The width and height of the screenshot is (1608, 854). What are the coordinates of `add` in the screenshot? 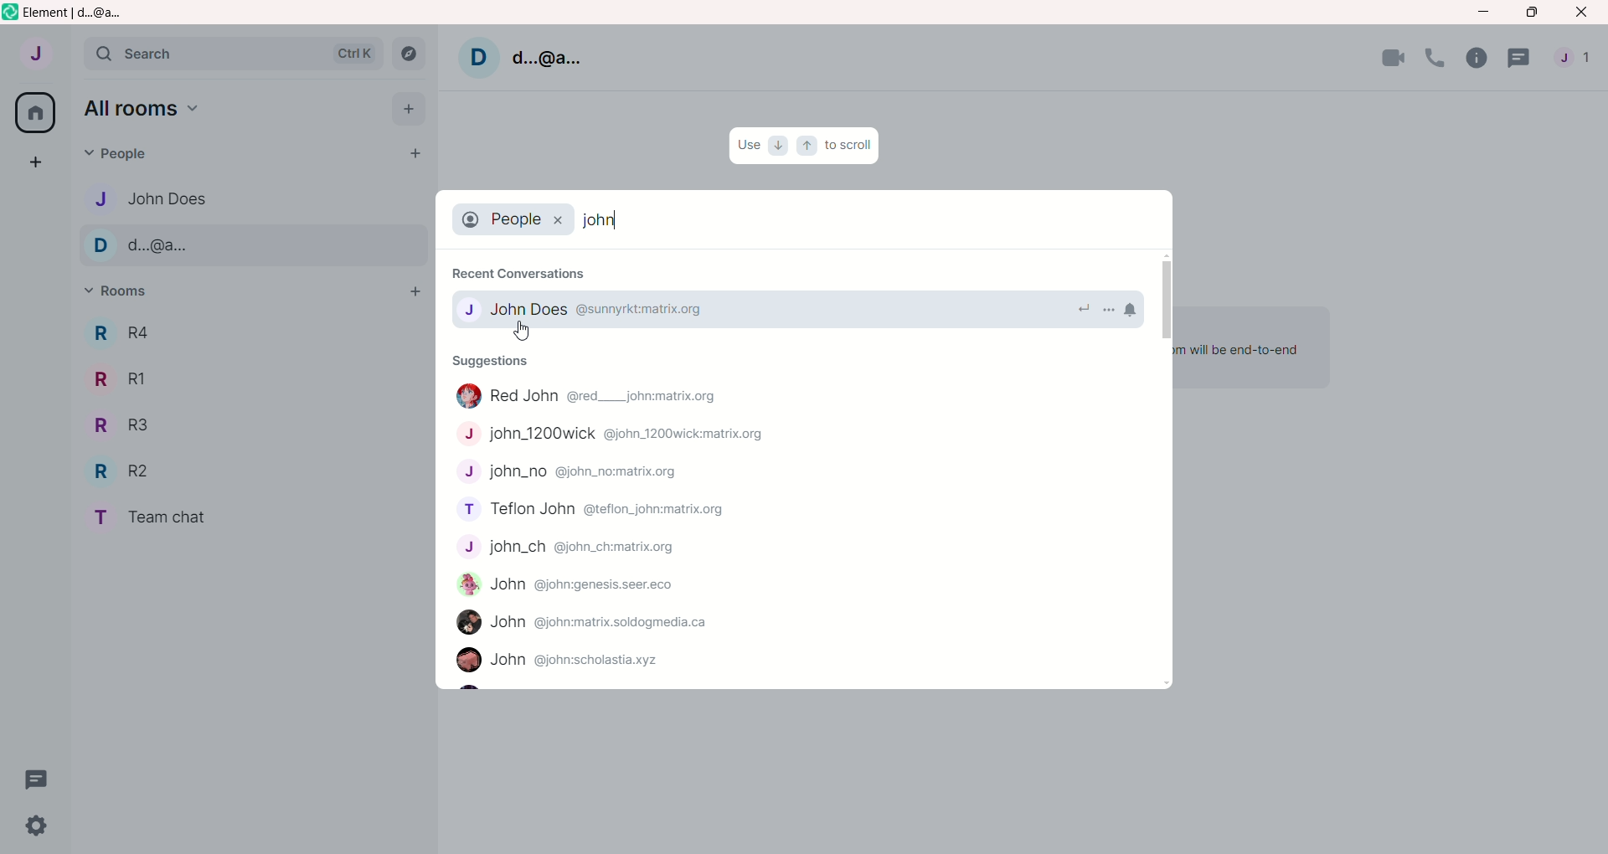 It's located at (410, 294).